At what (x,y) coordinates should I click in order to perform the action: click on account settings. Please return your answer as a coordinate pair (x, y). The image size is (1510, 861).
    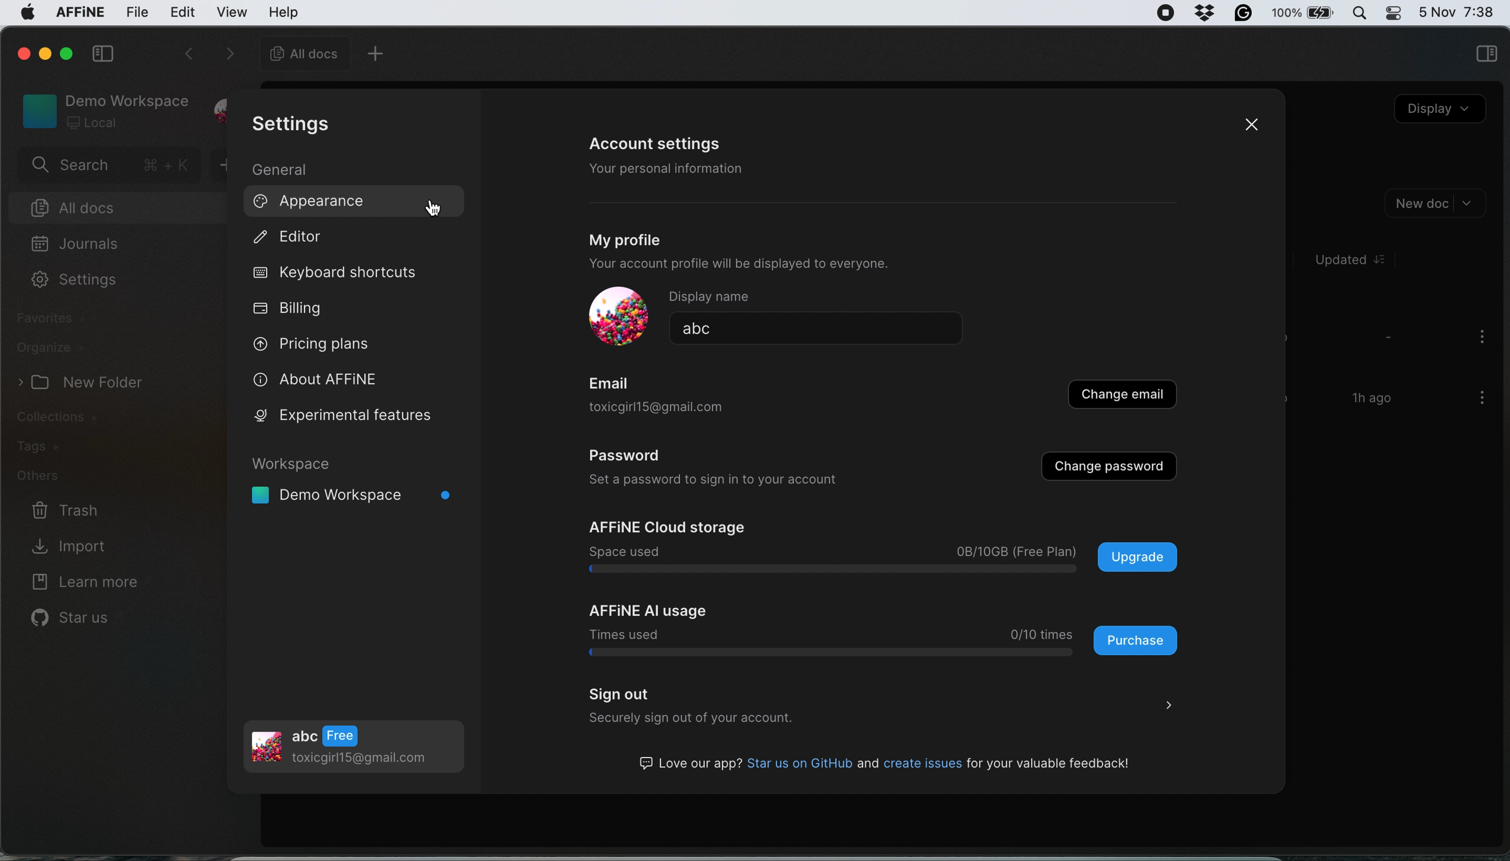
    Looking at the image, I should click on (669, 144).